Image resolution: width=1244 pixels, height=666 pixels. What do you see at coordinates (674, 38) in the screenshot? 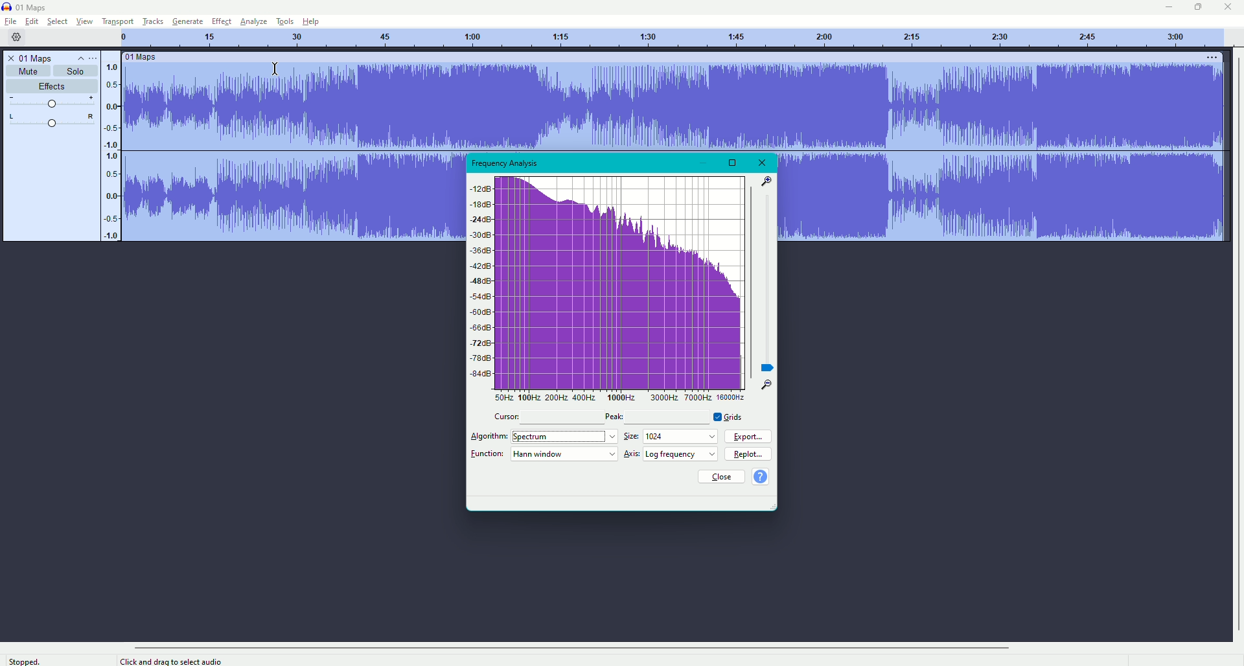
I see `Track numbers` at bounding box center [674, 38].